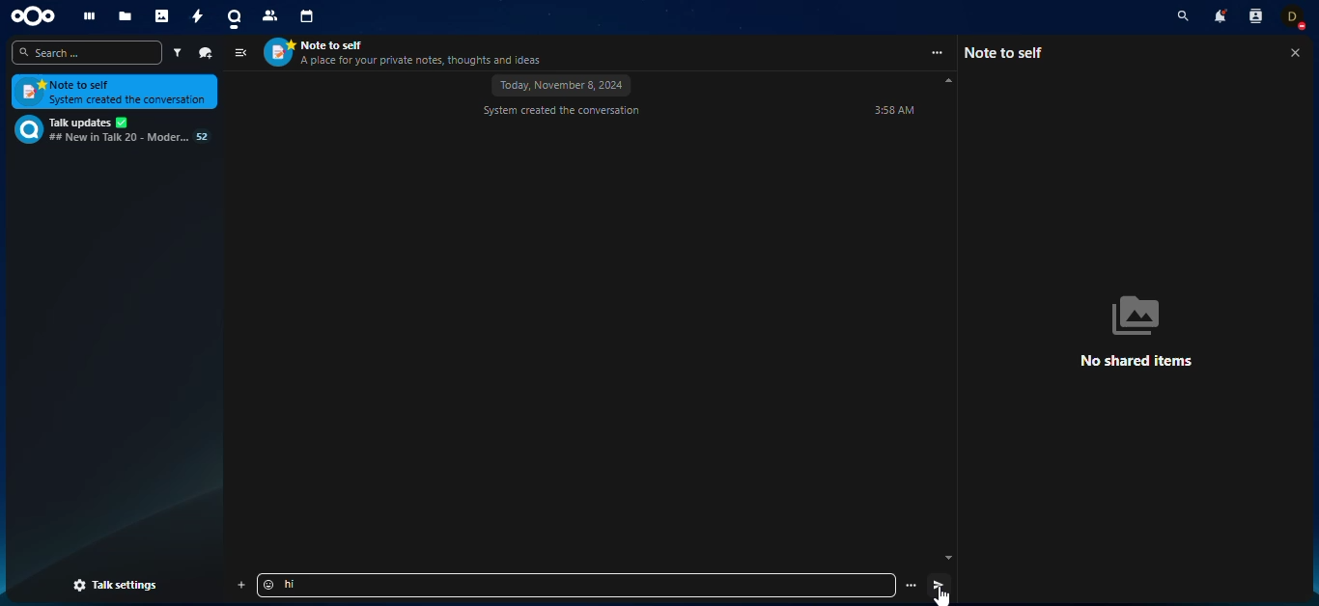 The height and width of the screenshot is (606, 1319). What do you see at coordinates (1179, 16) in the screenshot?
I see `search` at bounding box center [1179, 16].